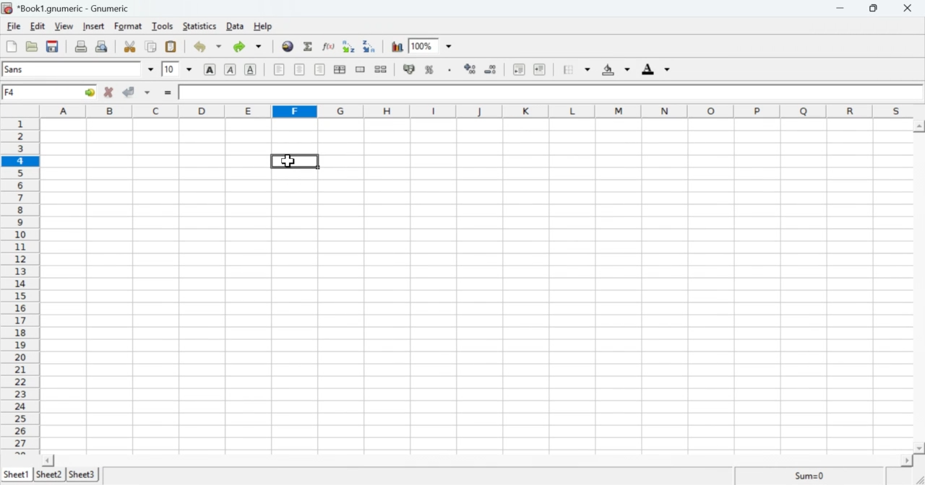 This screenshot has height=485, width=925. Describe the element at coordinates (340, 69) in the screenshot. I see `Center horizontally` at that location.